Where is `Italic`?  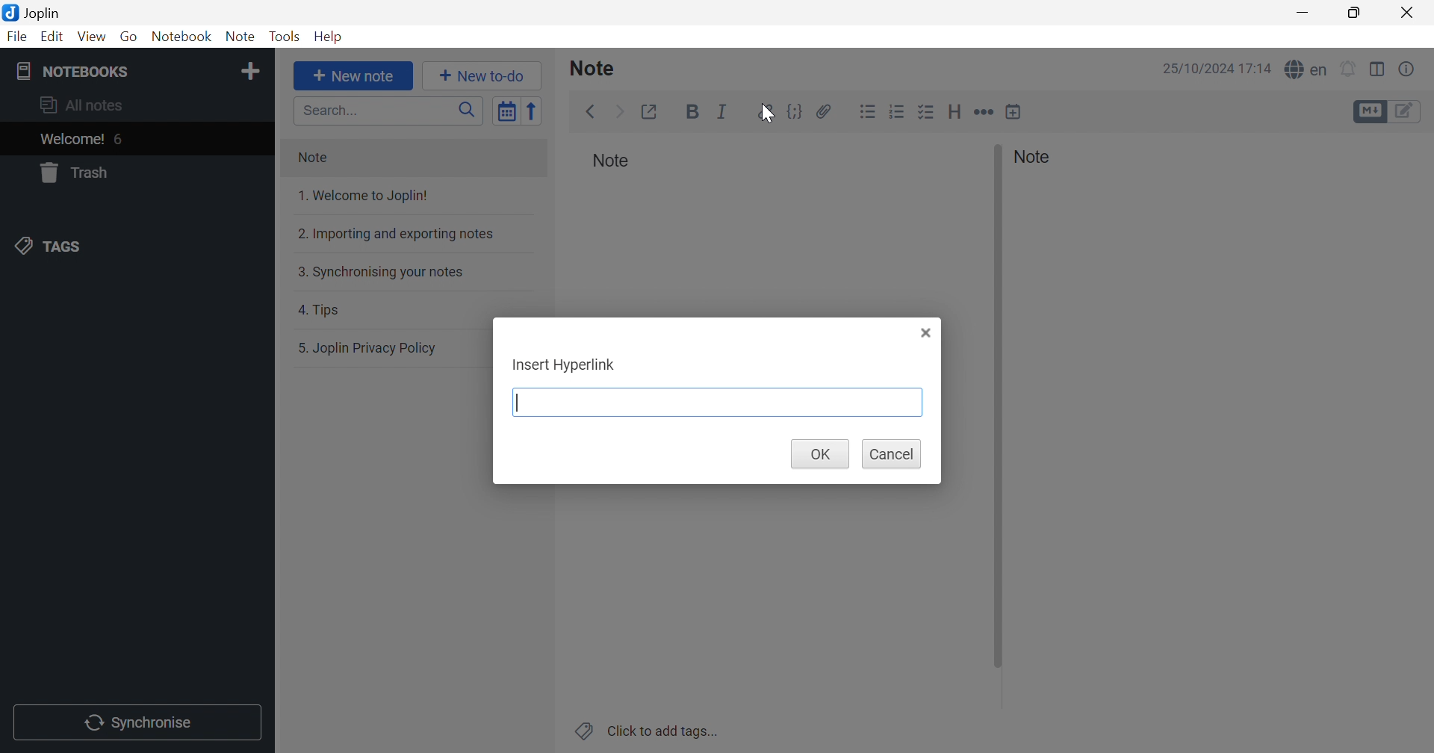
Italic is located at coordinates (723, 110).